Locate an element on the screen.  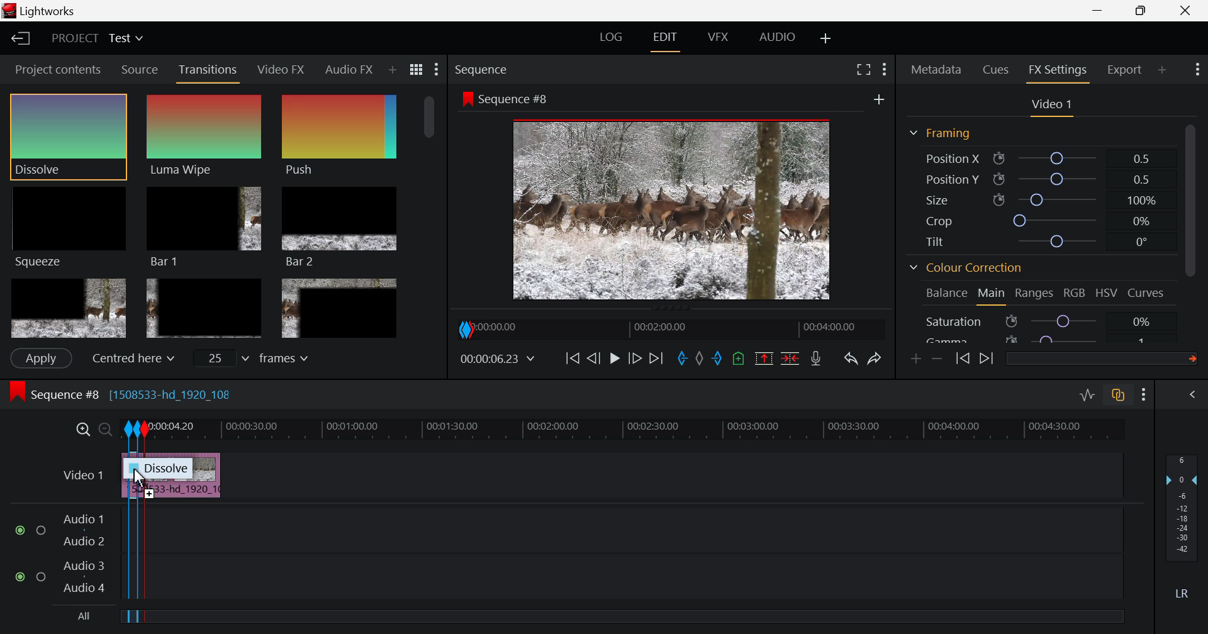
Tilt is located at coordinates (1041, 243).